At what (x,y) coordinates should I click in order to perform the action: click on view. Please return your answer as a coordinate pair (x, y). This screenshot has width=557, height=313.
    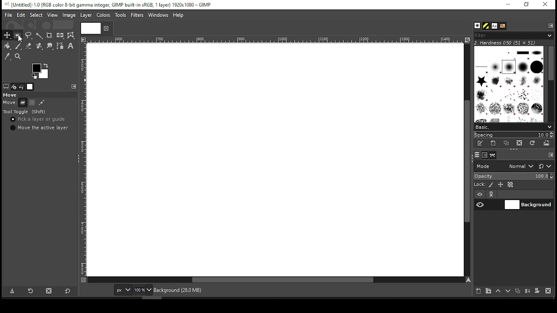
    Looking at the image, I should click on (53, 16).